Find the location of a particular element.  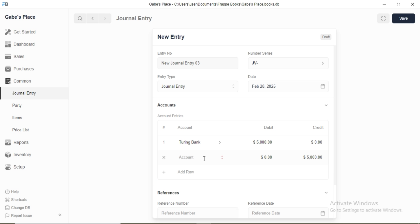

Turing Bank is located at coordinates (191, 142).